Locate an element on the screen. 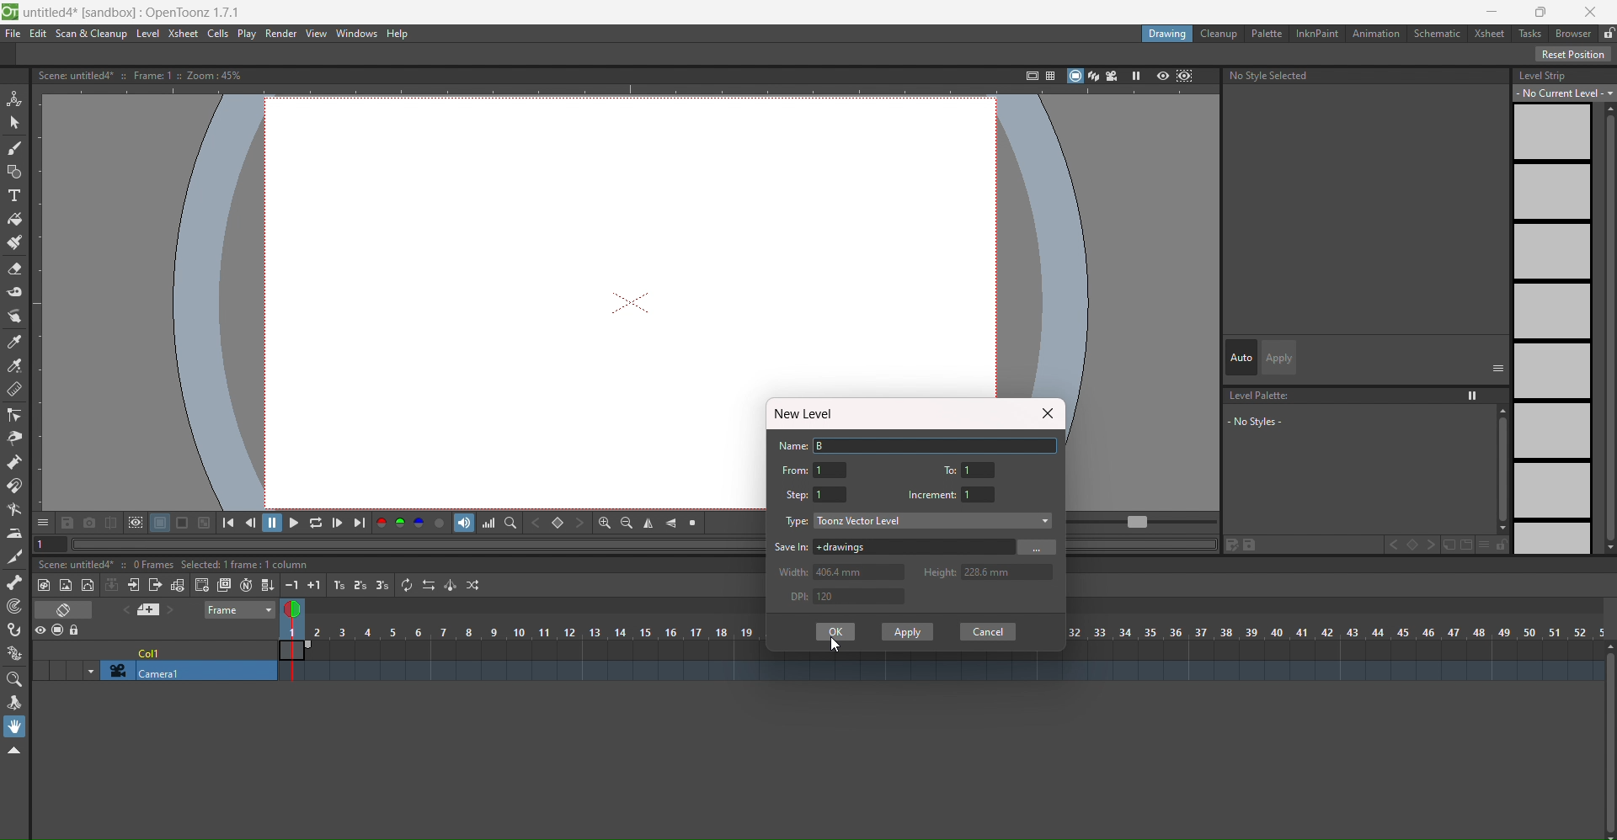 This screenshot has height=840, width=1617. geometric tool is located at coordinates (13, 173).